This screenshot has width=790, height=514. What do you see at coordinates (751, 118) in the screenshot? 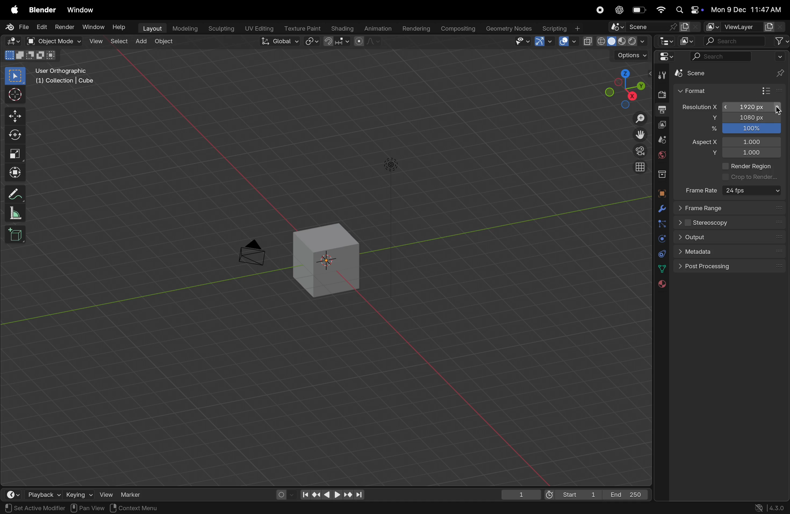
I see `1080` at bounding box center [751, 118].